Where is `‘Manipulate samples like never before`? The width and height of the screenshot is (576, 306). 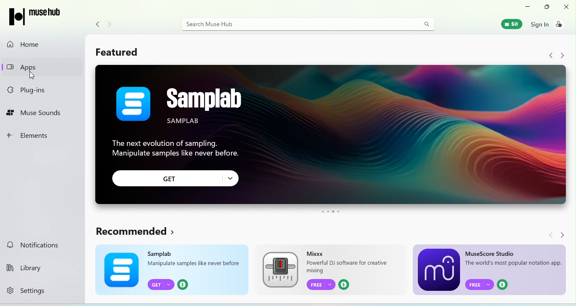
‘Manipulate samples like never before is located at coordinates (194, 264).